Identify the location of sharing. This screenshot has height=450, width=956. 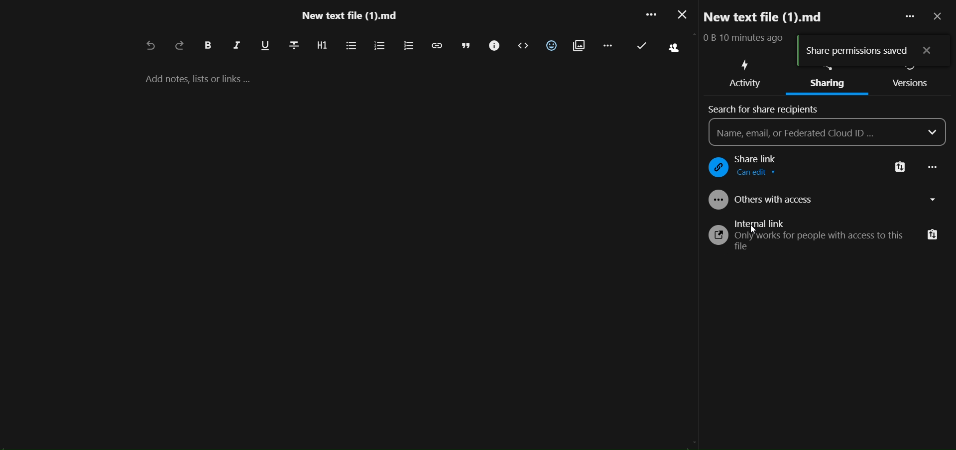
(826, 84).